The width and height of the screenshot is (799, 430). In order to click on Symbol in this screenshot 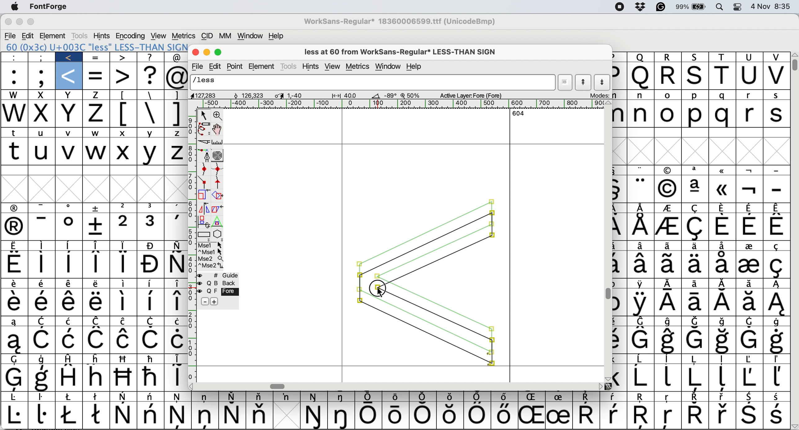, I will do `click(641, 416)`.